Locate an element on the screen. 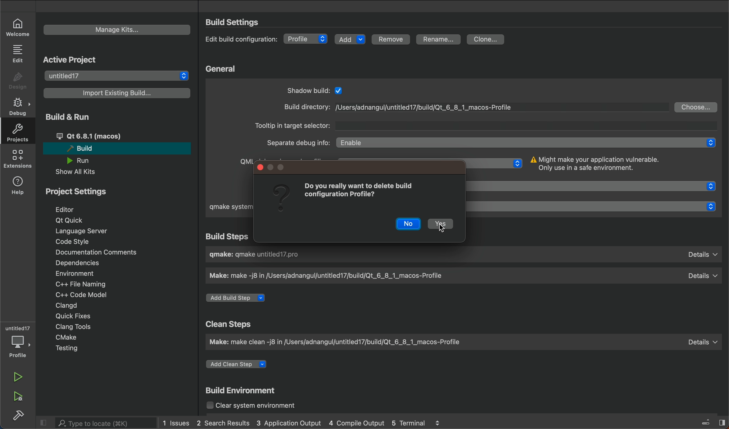  add a build step is located at coordinates (238, 298).